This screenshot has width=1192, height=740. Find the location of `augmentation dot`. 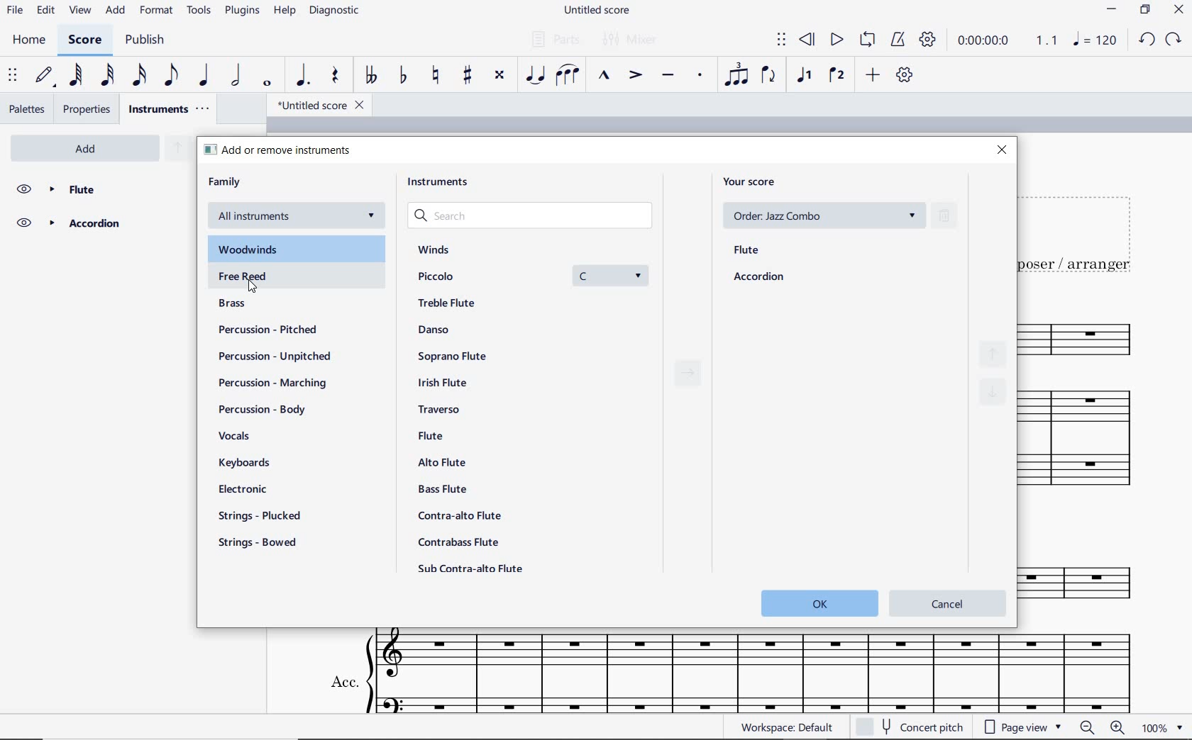

augmentation dot is located at coordinates (303, 75).